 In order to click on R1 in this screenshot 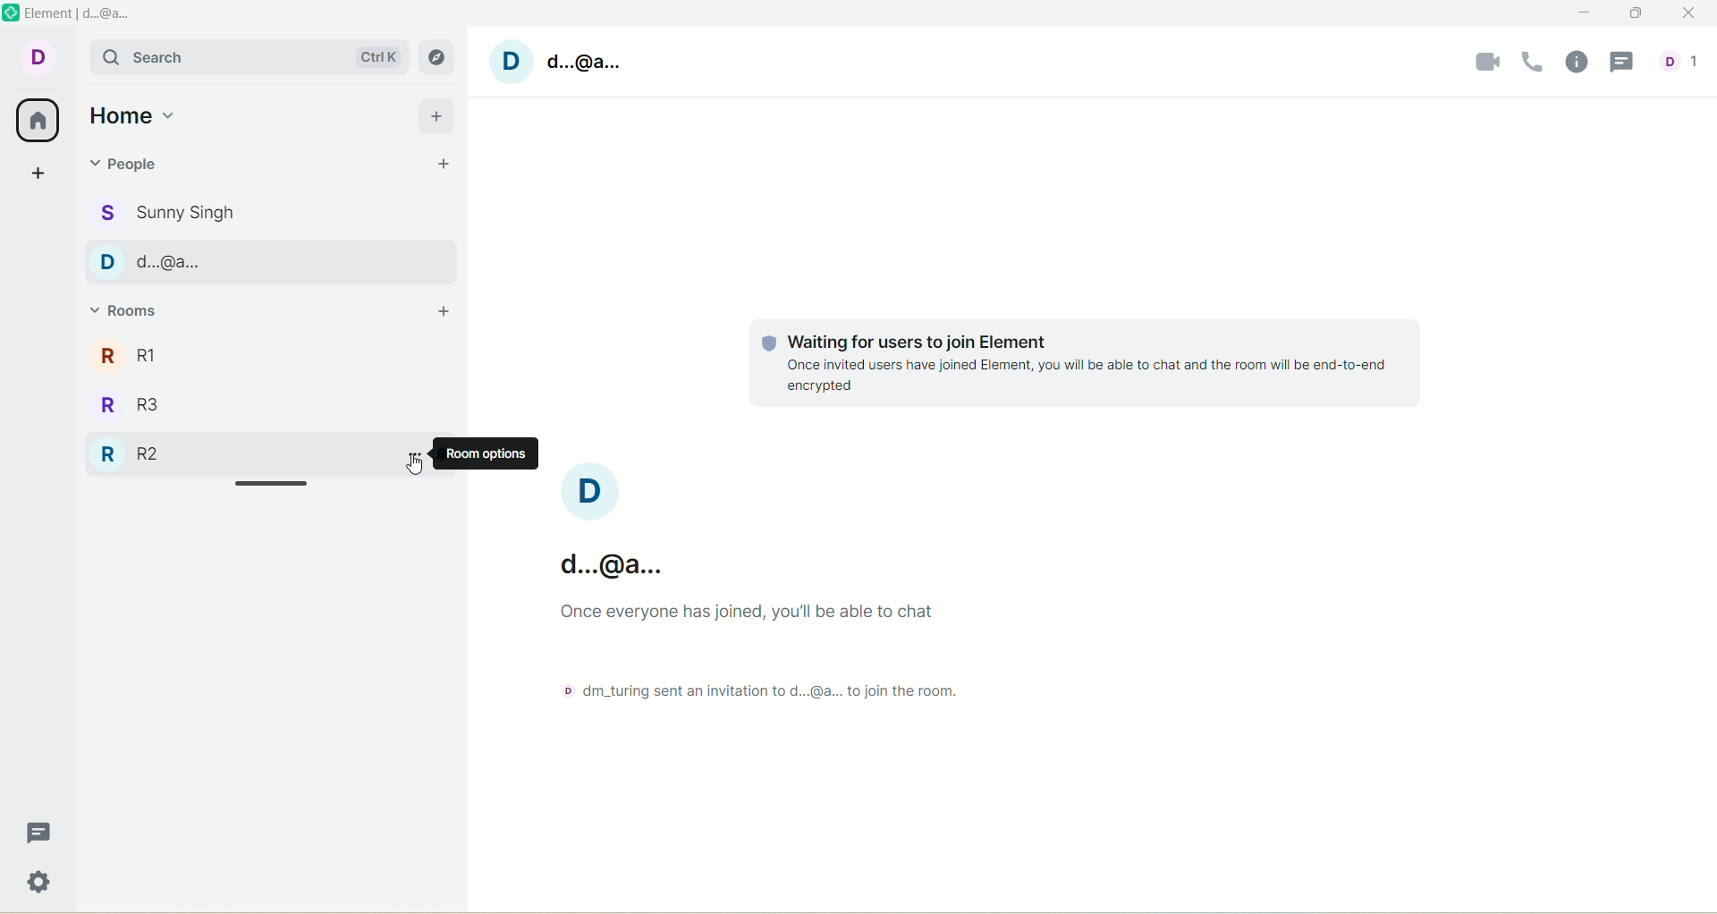, I will do `click(270, 354)`.